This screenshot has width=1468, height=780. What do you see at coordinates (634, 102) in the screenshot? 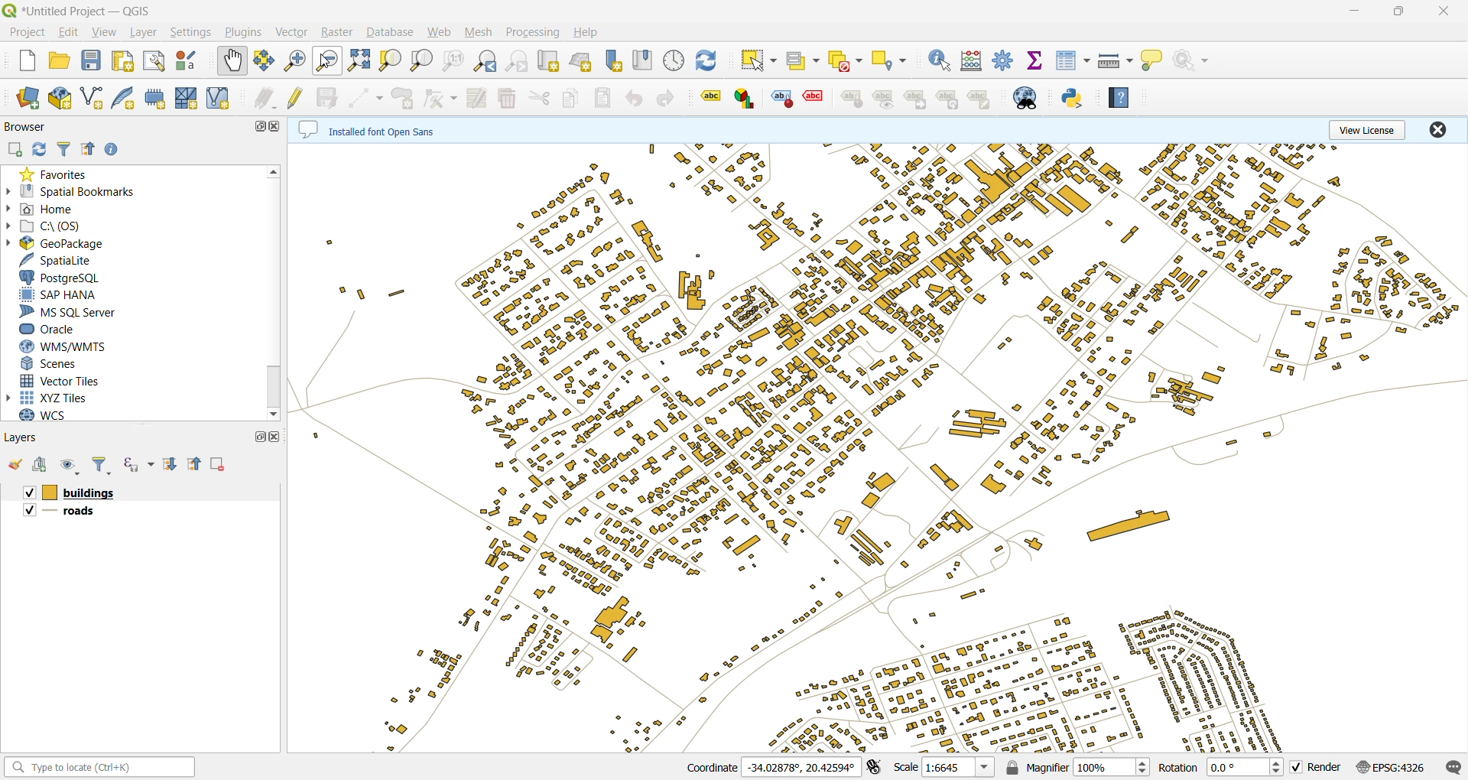
I see `undo` at bounding box center [634, 102].